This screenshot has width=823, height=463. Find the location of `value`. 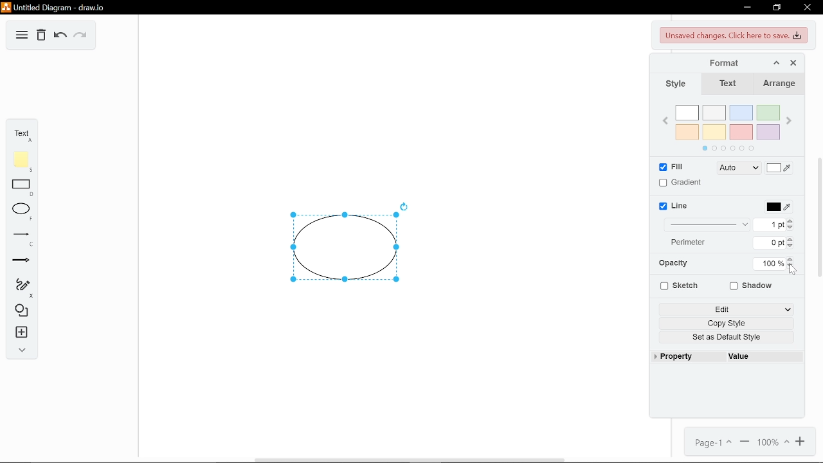

value is located at coordinates (763, 357).